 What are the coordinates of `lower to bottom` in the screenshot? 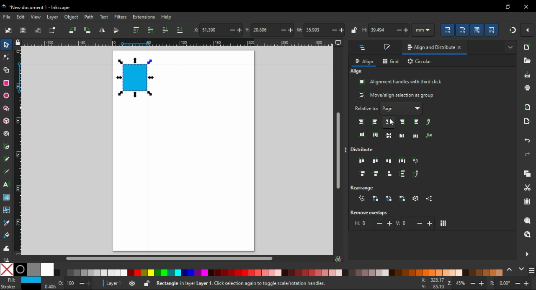 It's located at (180, 30).